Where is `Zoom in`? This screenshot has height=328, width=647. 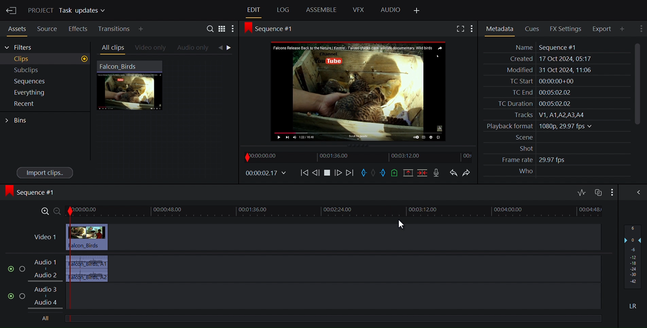
Zoom in is located at coordinates (44, 211).